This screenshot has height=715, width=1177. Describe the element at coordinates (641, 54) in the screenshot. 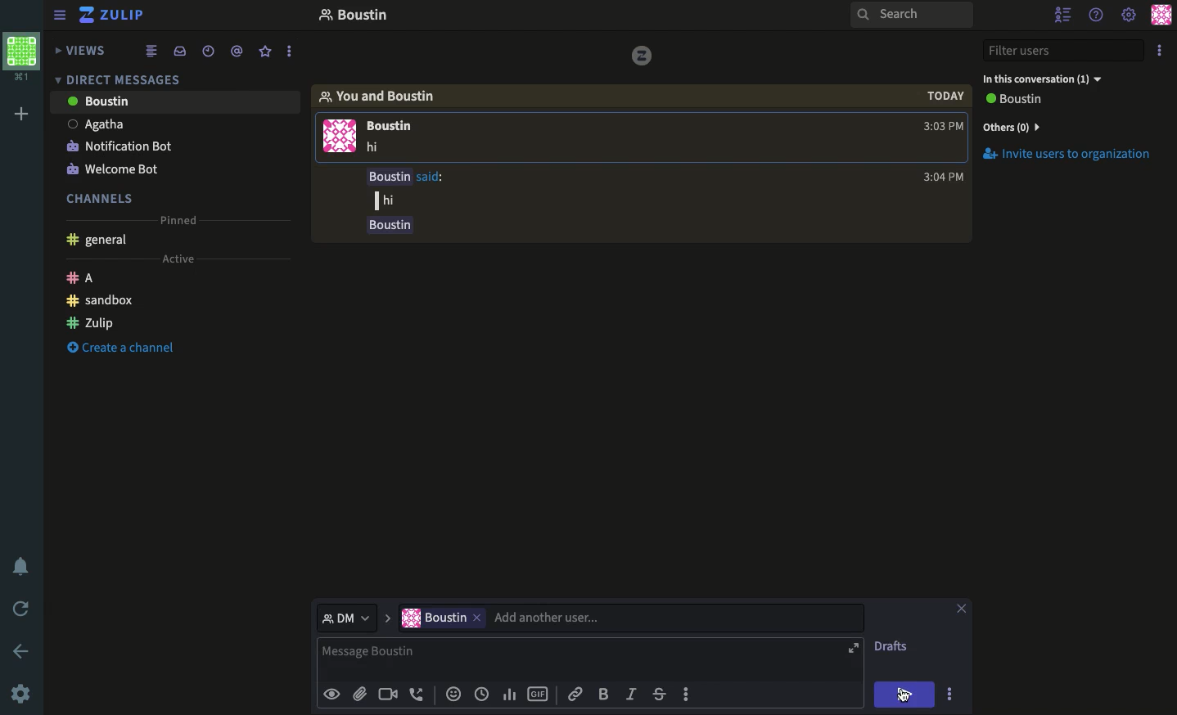

I see `vice versa` at that location.